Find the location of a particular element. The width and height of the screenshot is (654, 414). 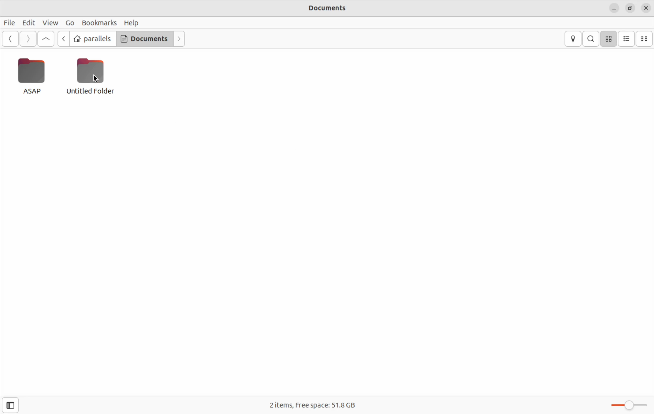

minimize is located at coordinates (614, 8).